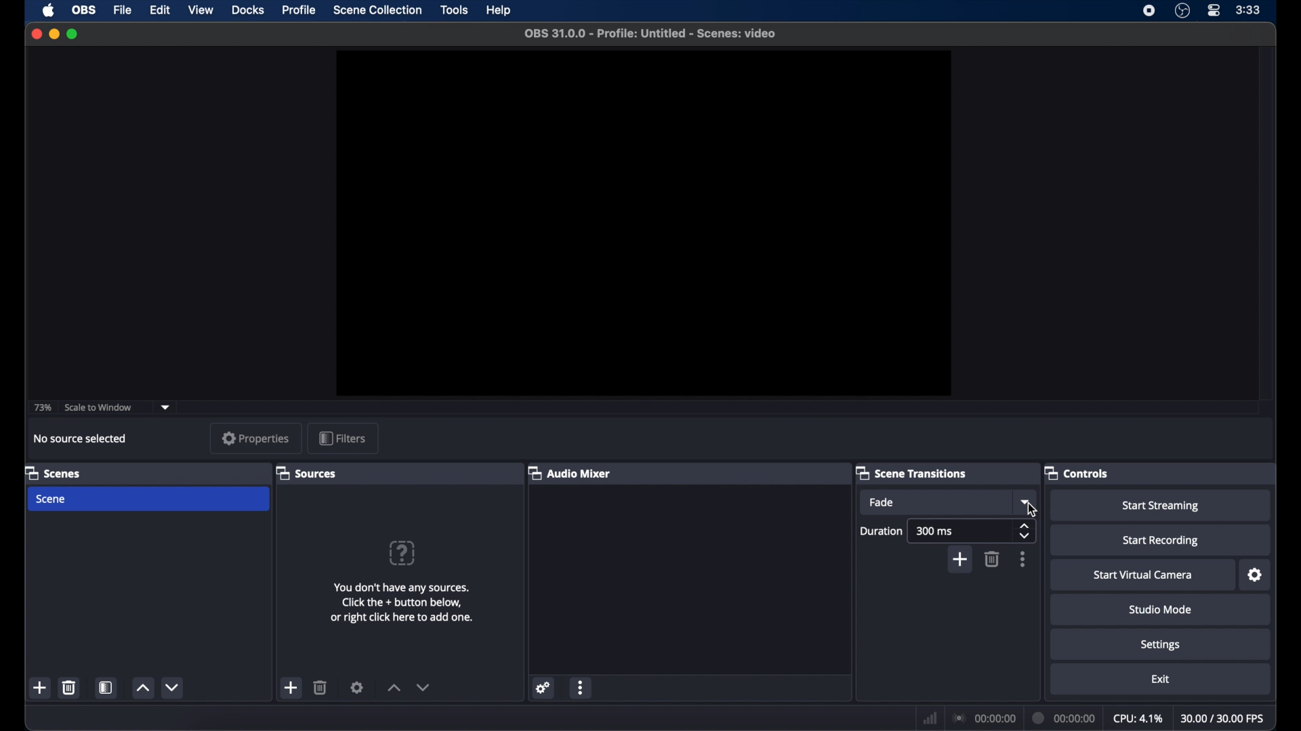 This screenshot has width=1301, height=731. Describe the element at coordinates (983, 715) in the screenshot. I see `connection` at that location.